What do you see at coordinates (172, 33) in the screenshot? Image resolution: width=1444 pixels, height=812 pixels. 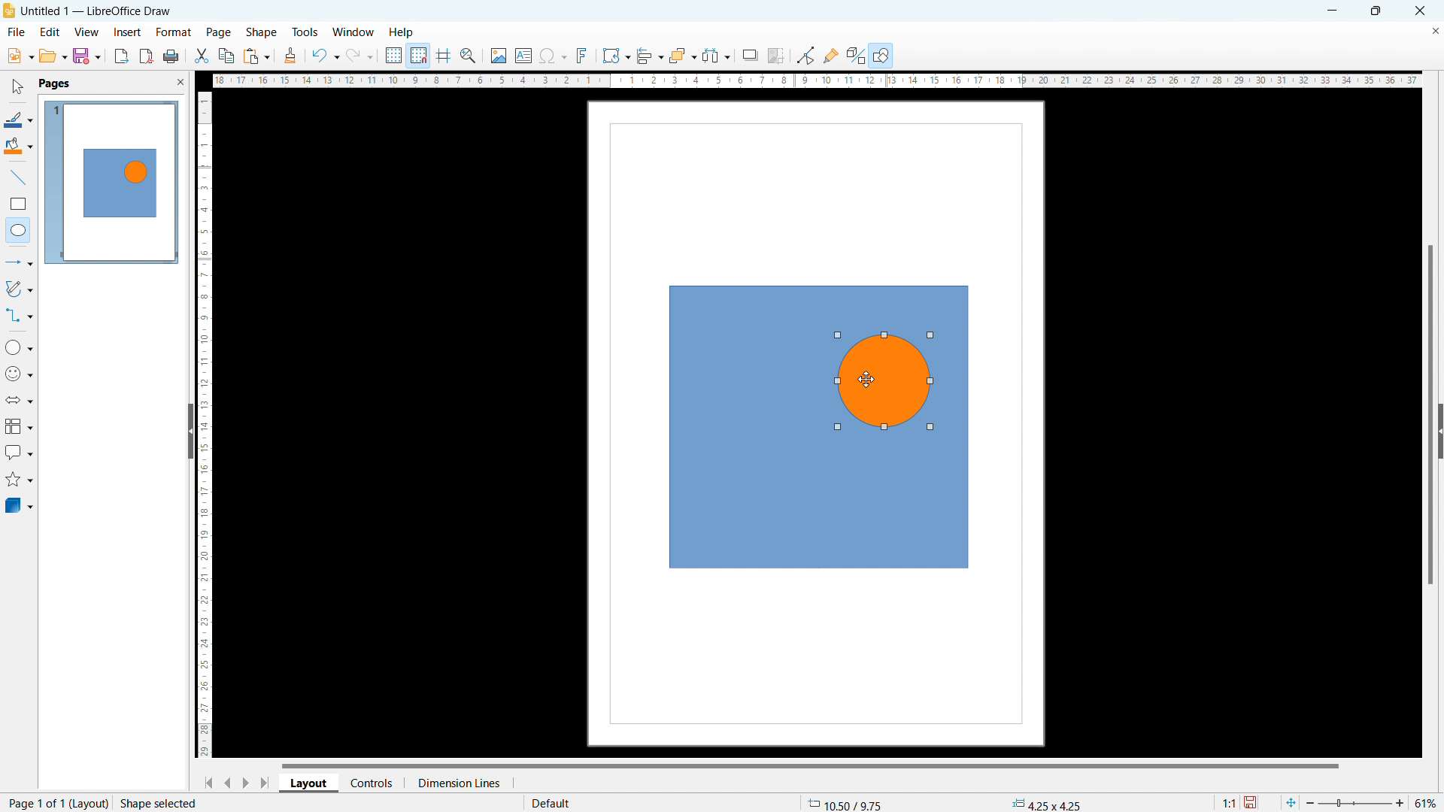 I see `format` at bounding box center [172, 33].